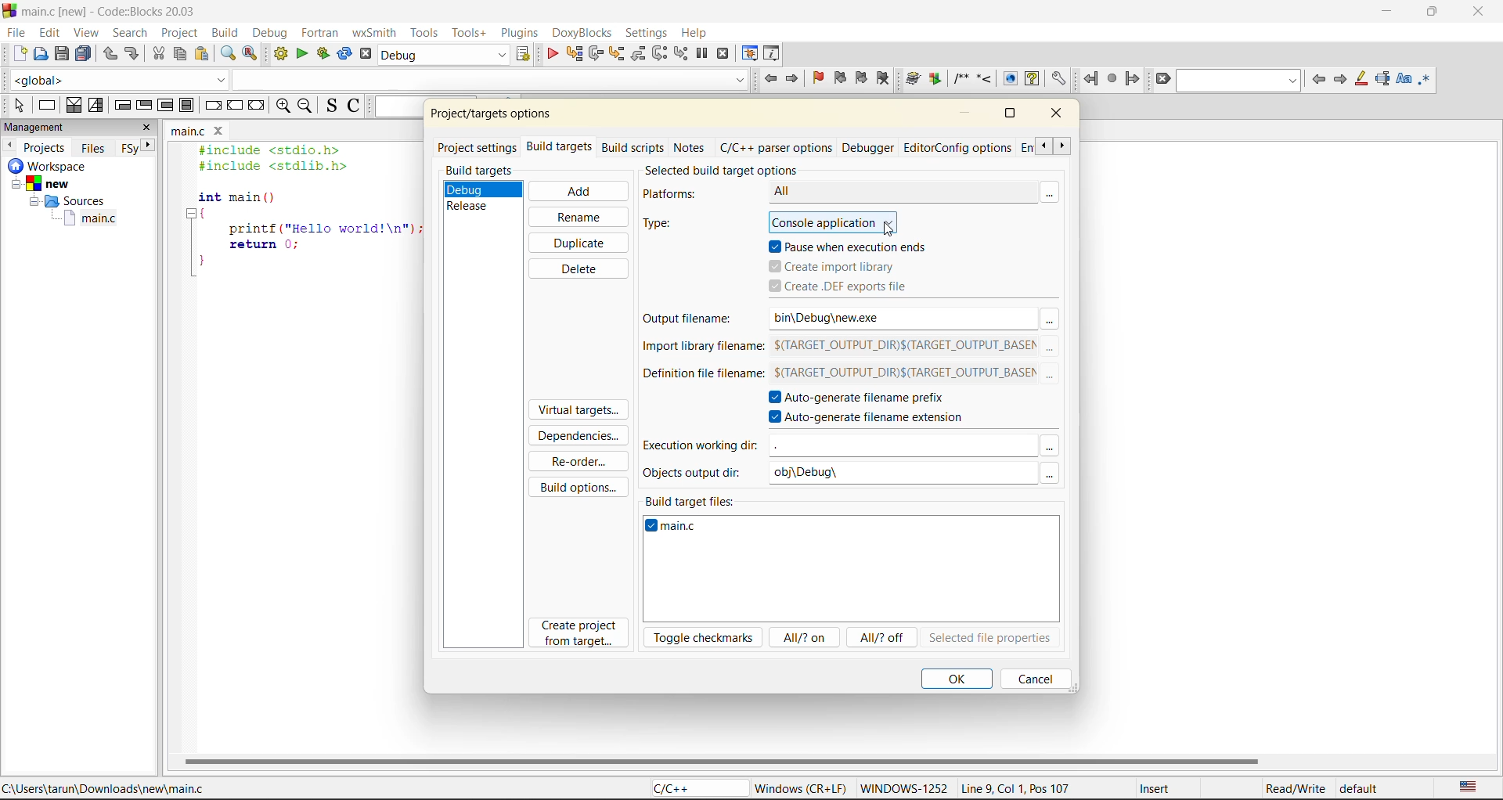 The image size is (1503, 800). What do you see at coordinates (71, 218) in the screenshot?
I see `main.c` at bounding box center [71, 218].